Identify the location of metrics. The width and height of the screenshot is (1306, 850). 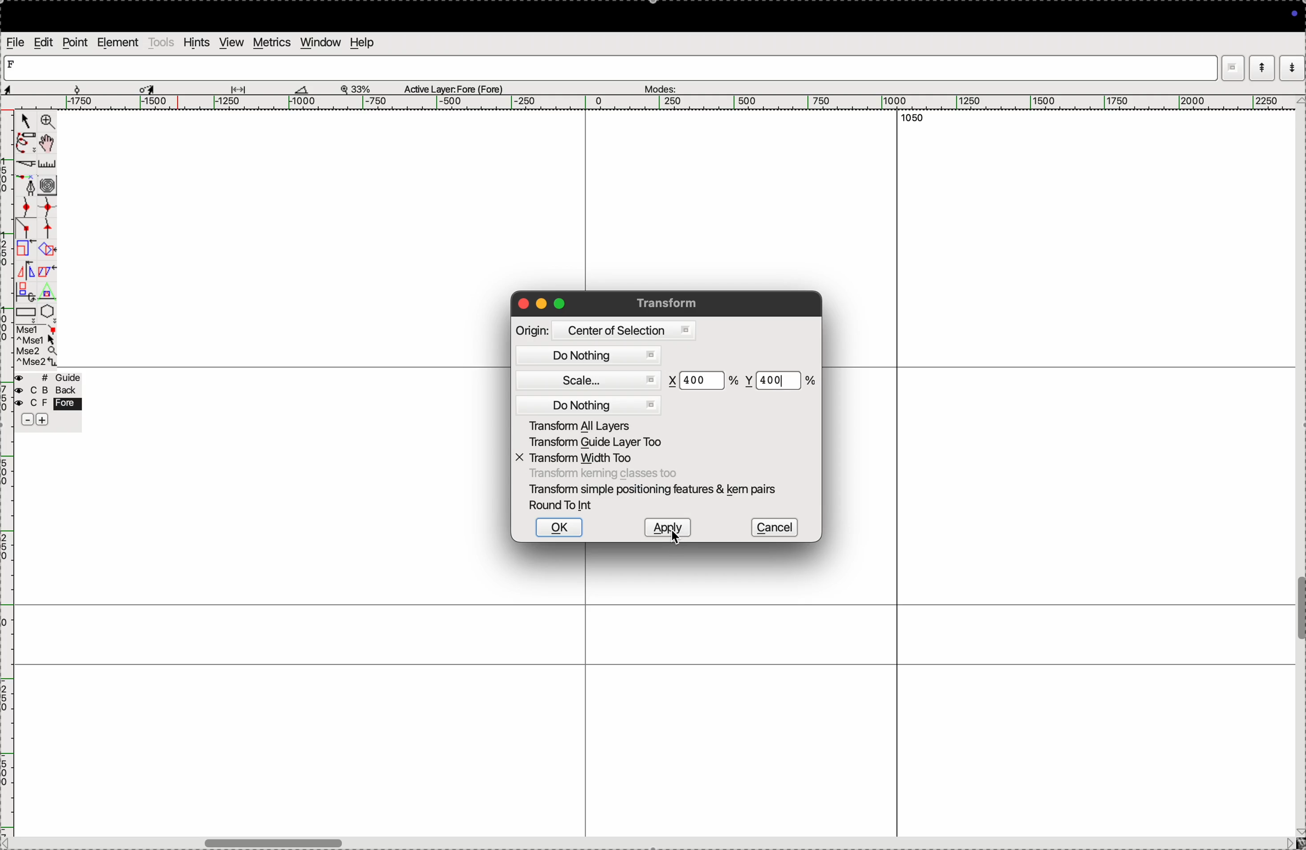
(273, 42).